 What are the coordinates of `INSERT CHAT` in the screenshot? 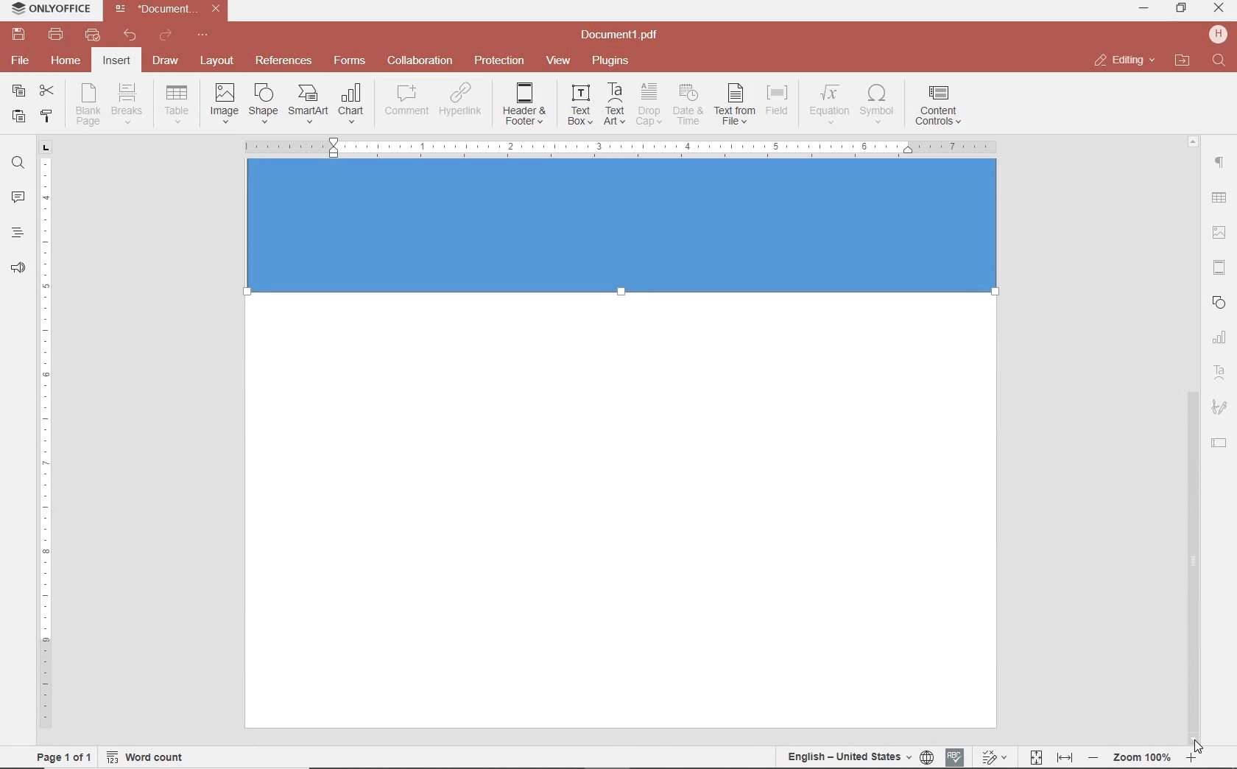 It's located at (351, 105).